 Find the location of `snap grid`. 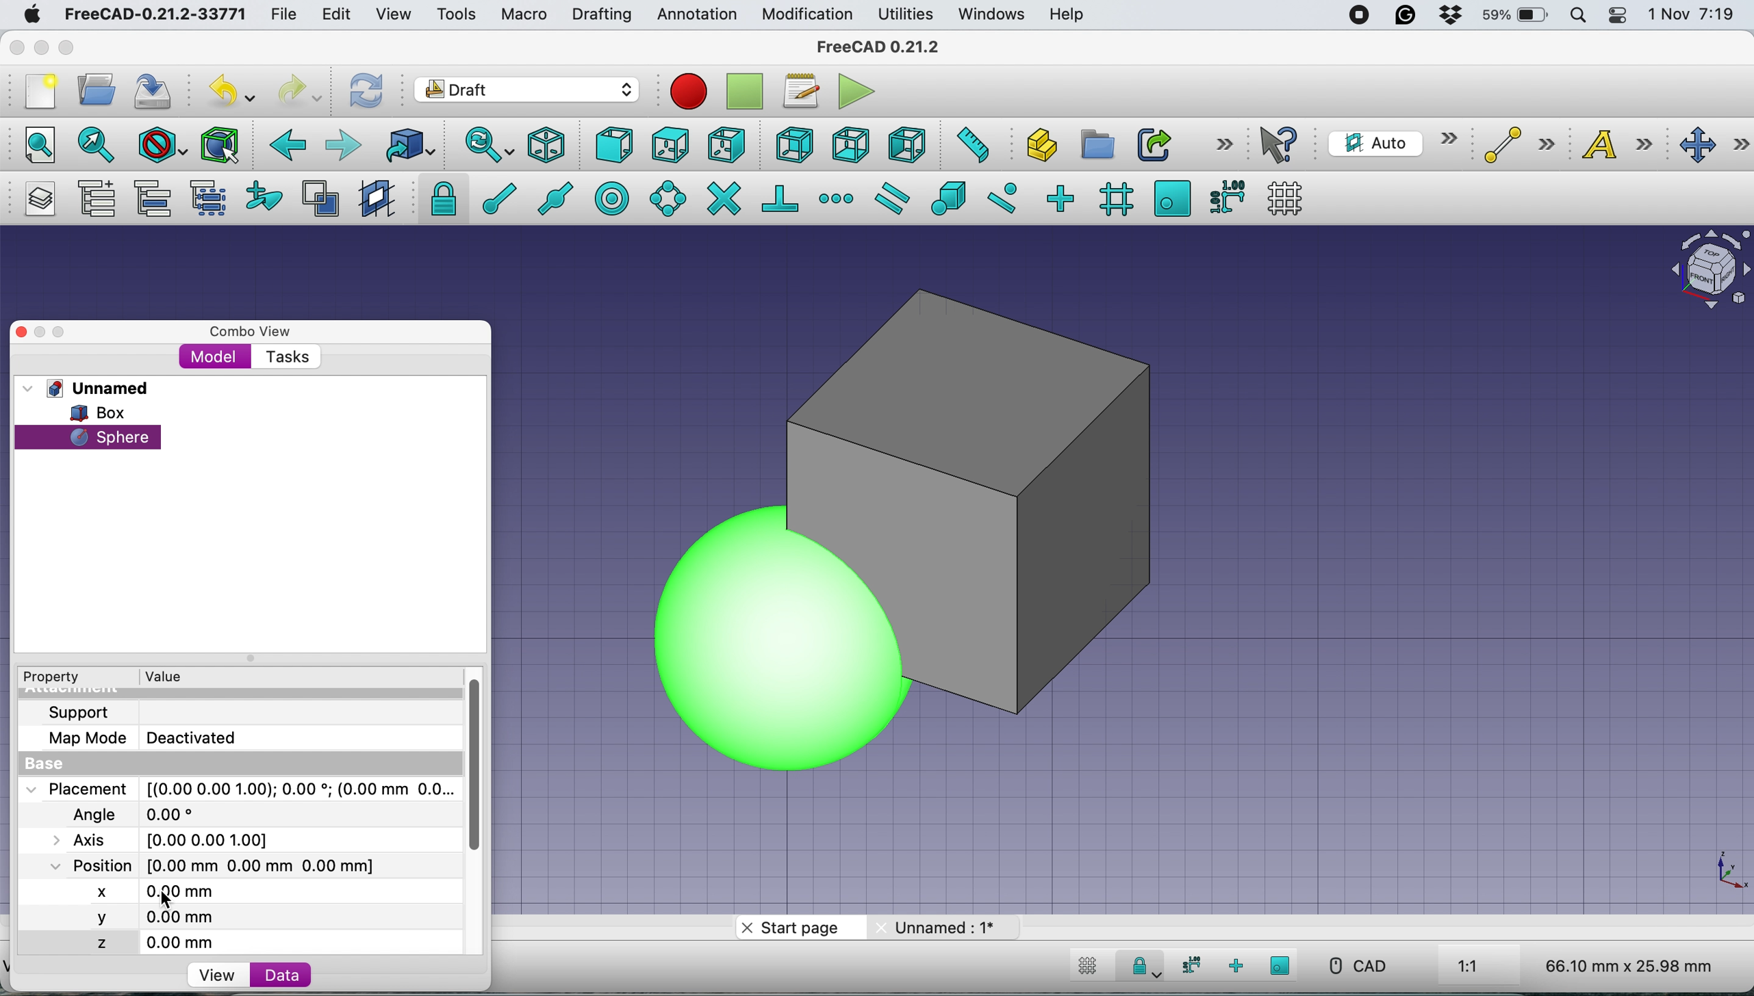

snap grid is located at coordinates (1114, 198).